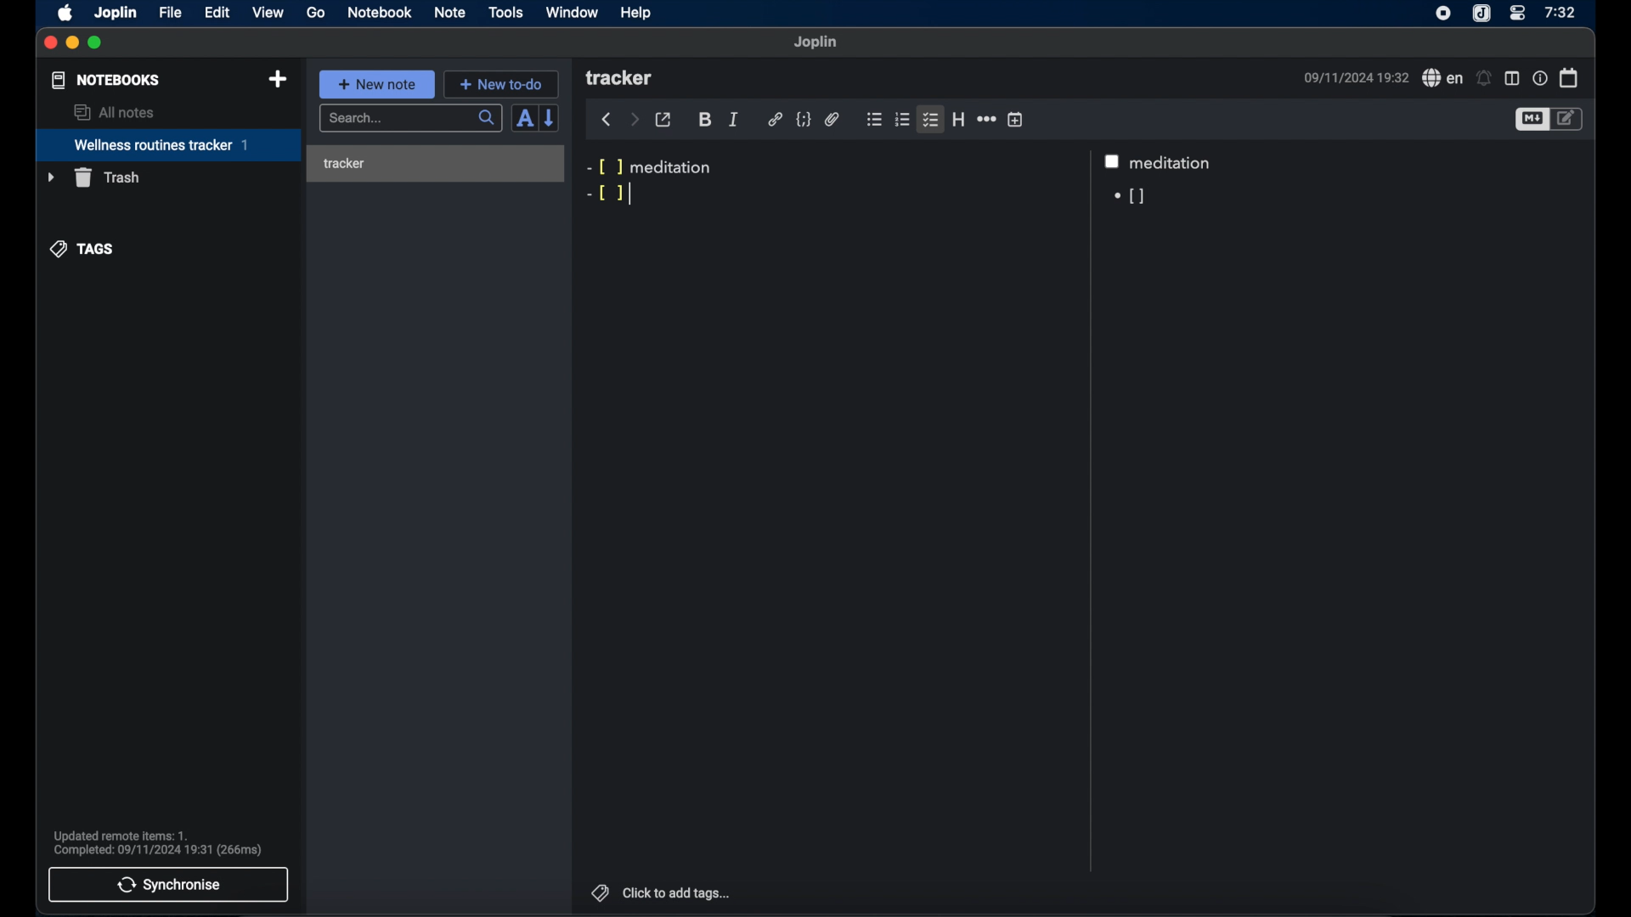 Image resolution: width=1631 pixels, height=917 pixels. What do you see at coordinates (652, 166) in the screenshot?
I see `-[ ] meditation` at bounding box center [652, 166].